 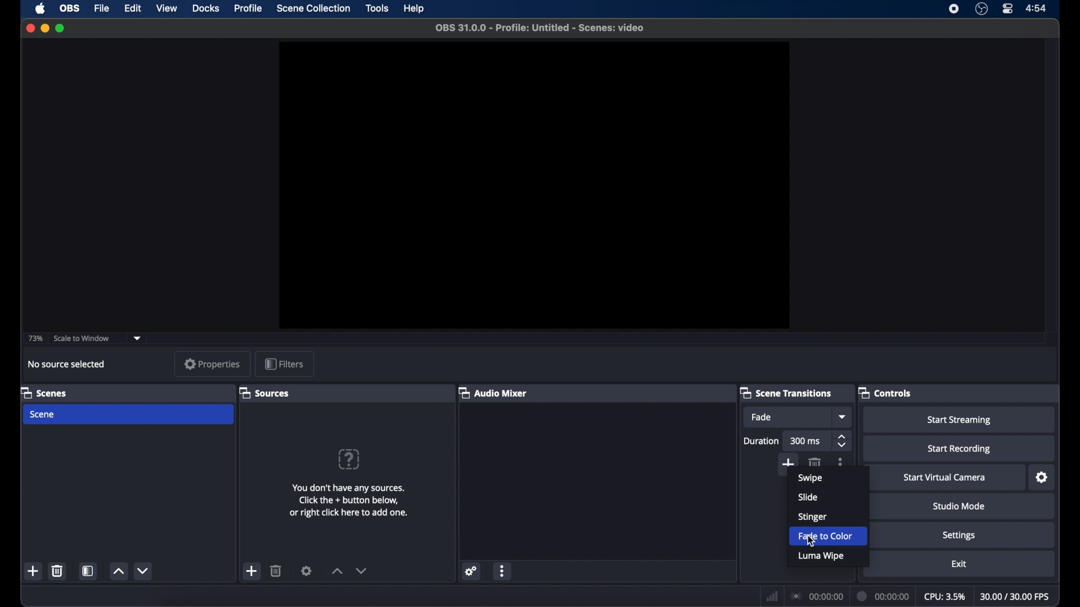 I want to click on scene transitions, so click(x=786, y=392).